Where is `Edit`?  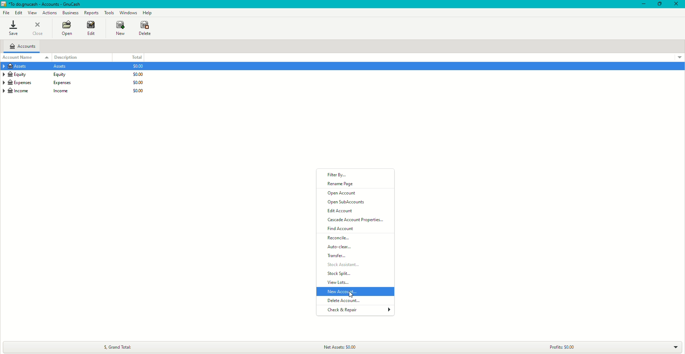
Edit is located at coordinates (90, 28).